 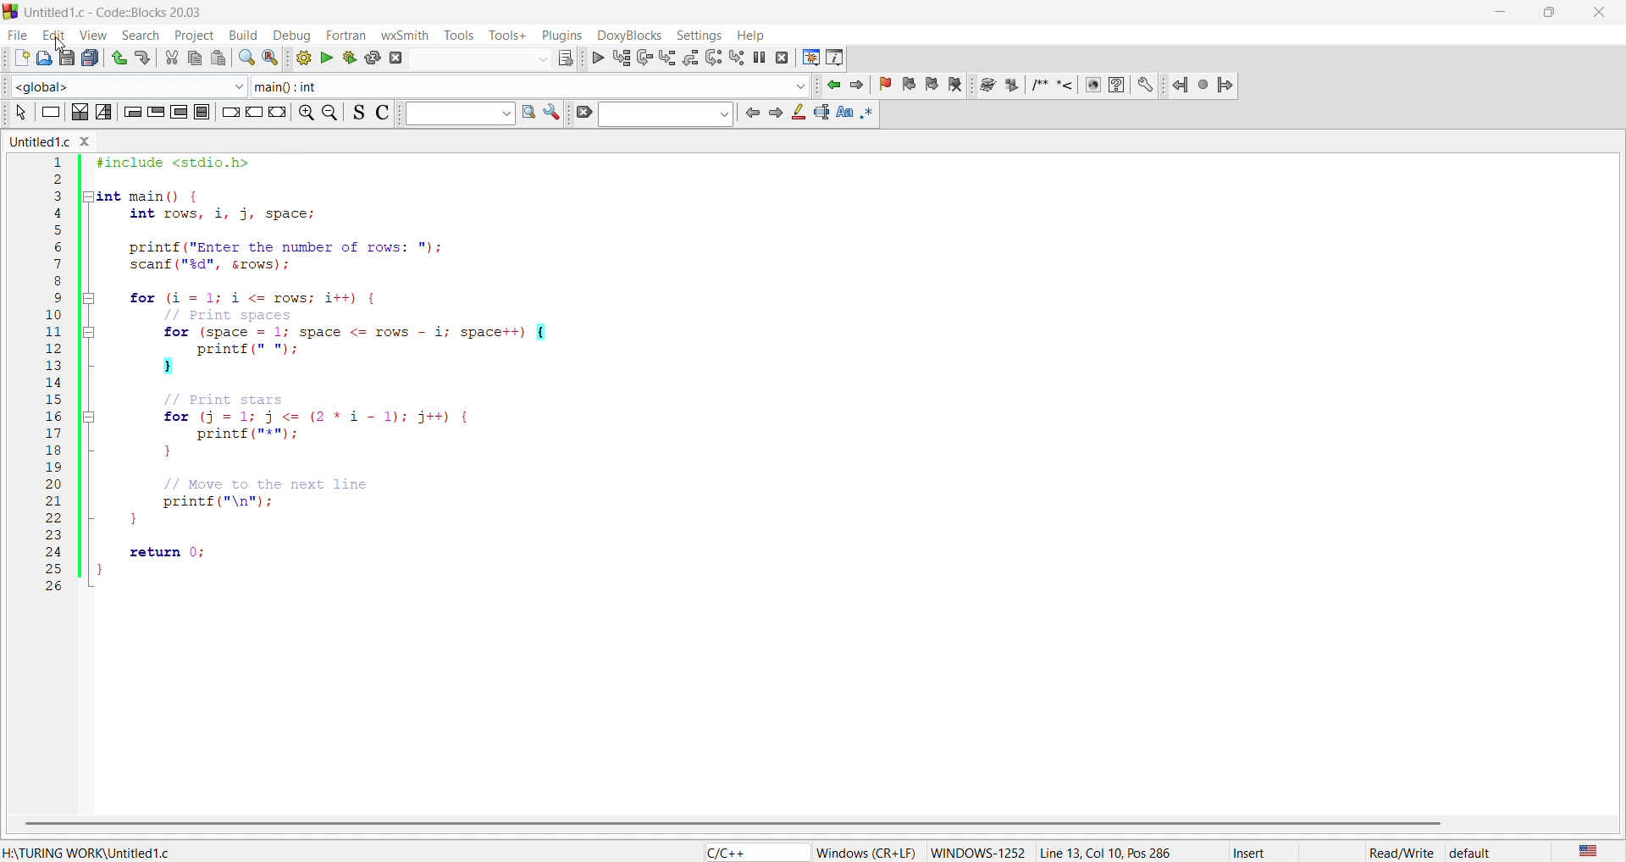 I want to click on doxyblocks, so click(x=628, y=34).